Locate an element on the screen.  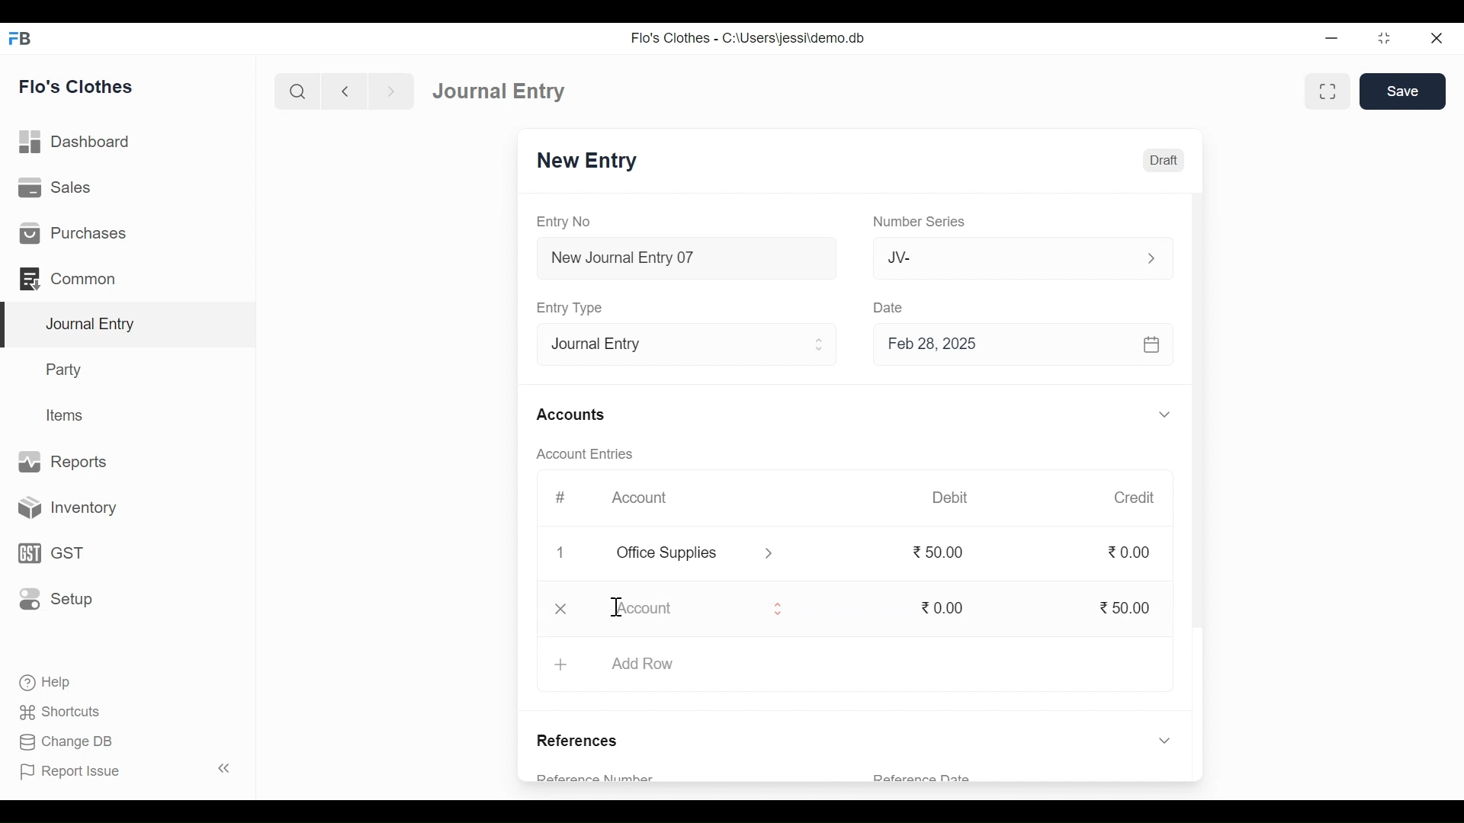
Entry Type is located at coordinates (674, 345).